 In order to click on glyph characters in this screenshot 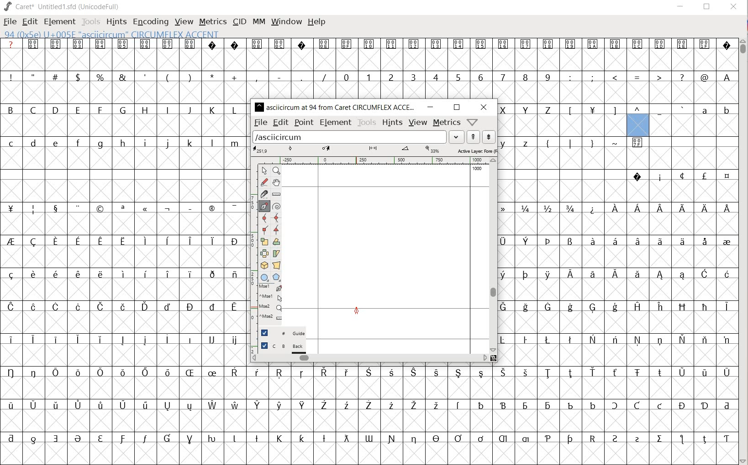, I will do `click(494, 68)`.